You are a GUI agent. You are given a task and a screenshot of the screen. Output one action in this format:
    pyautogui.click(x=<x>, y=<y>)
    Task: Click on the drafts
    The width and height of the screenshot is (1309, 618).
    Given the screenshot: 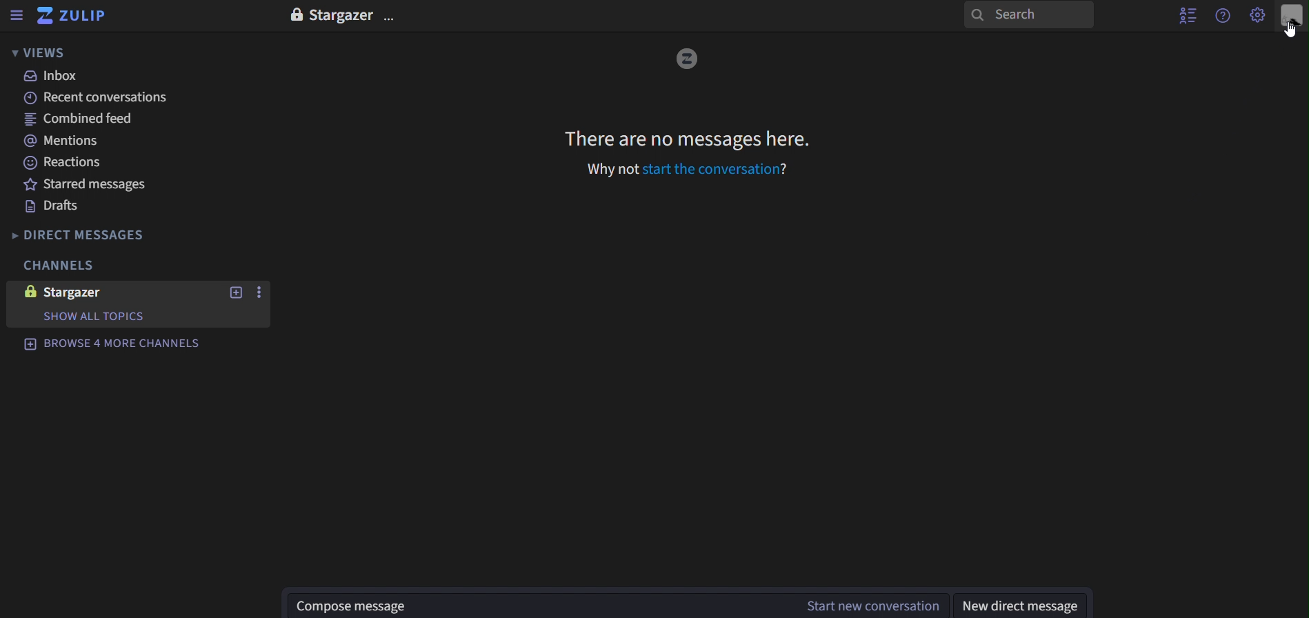 What is the action you would take?
    pyautogui.click(x=53, y=206)
    